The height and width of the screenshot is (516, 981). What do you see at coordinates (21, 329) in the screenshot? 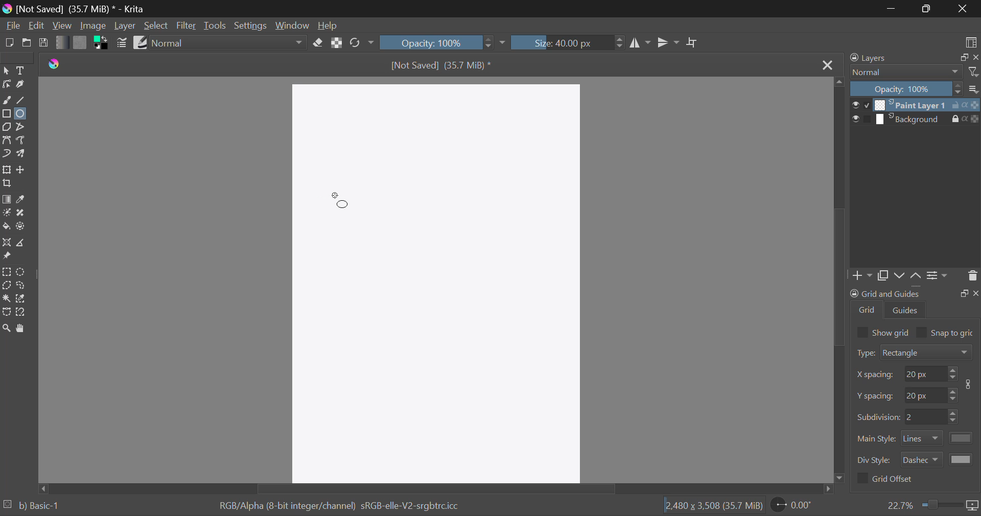
I see `Pan` at bounding box center [21, 329].